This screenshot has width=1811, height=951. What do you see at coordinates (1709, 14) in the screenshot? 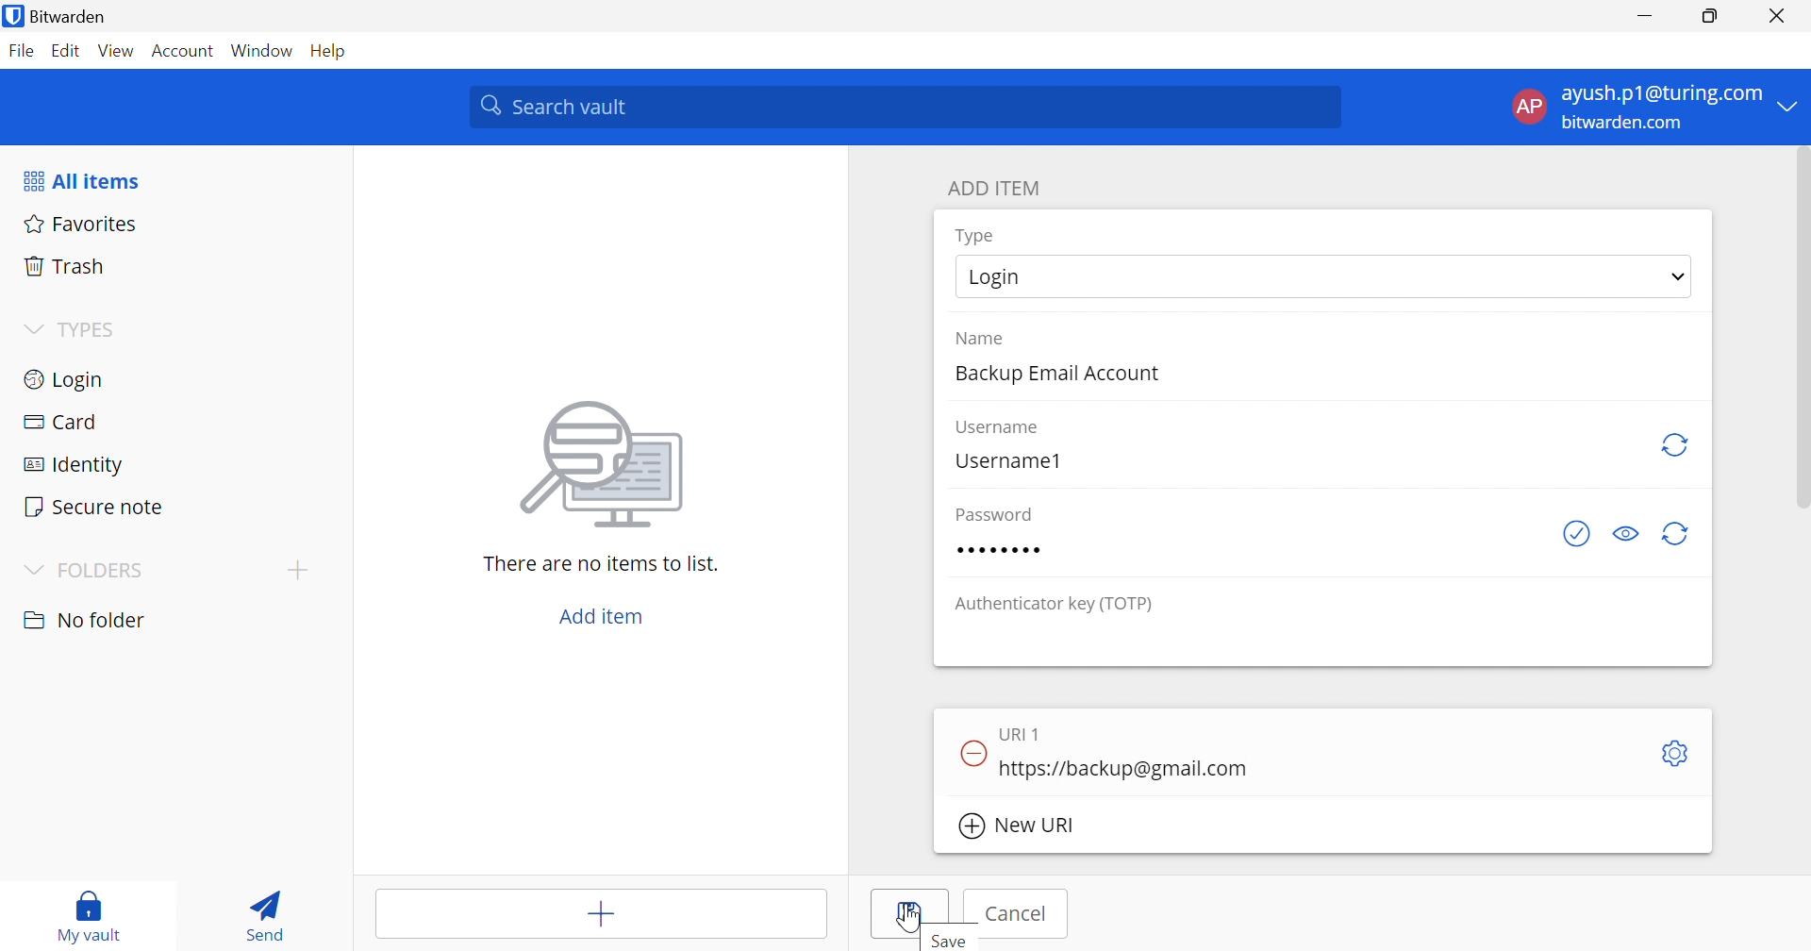
I see `Restore Down` at bounding box center [1709, 14].